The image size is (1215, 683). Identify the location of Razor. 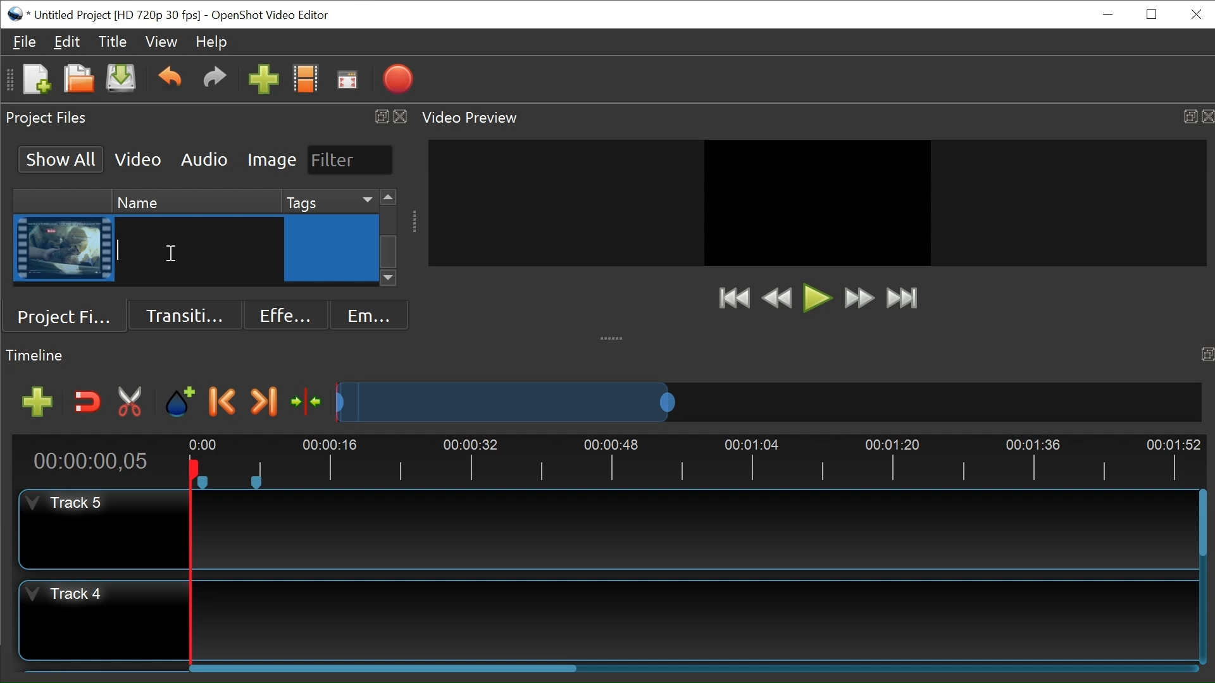
(131, 402).